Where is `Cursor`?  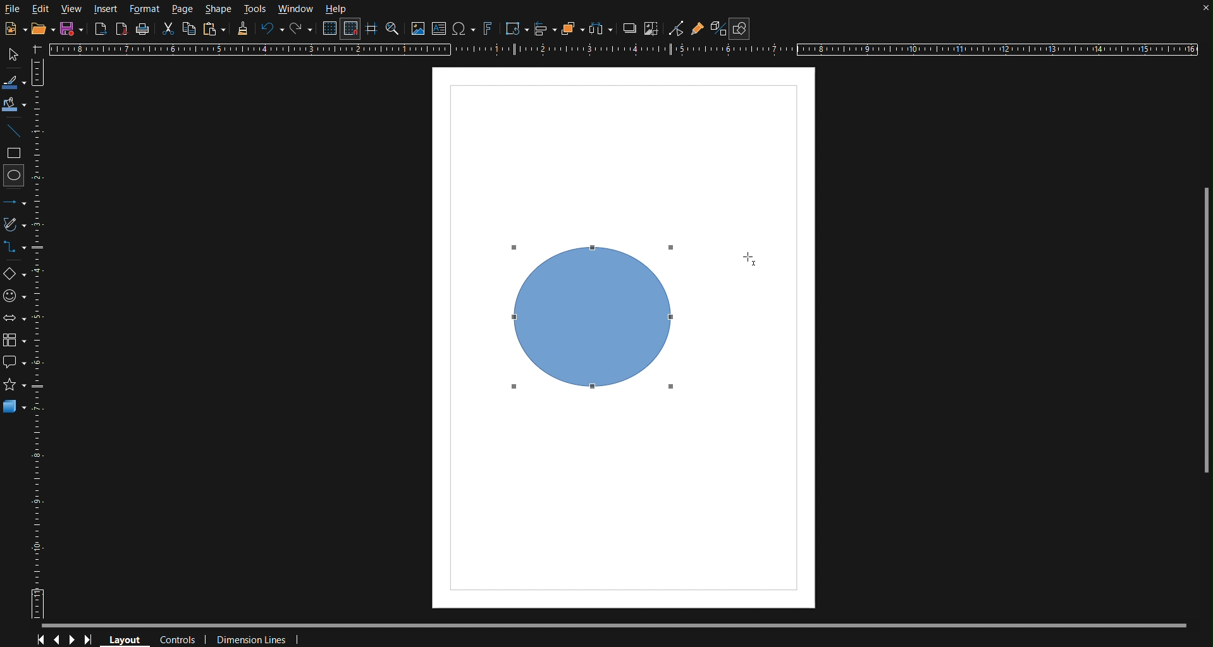
Cursor is located at coordinates (747, 257).